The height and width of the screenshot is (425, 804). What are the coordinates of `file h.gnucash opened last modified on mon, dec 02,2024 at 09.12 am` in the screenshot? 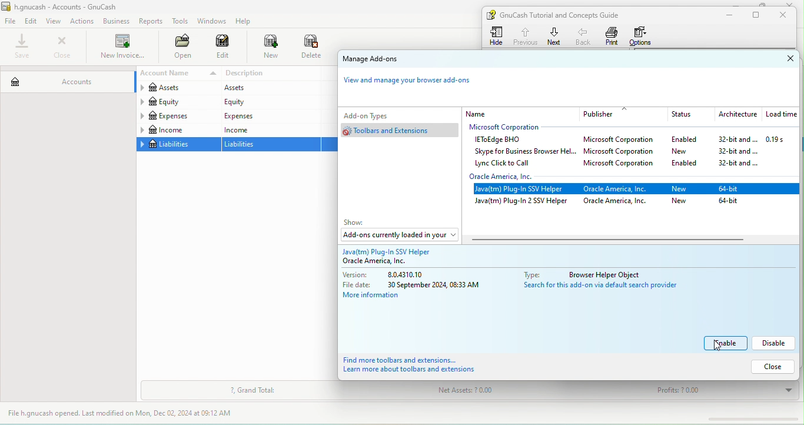 It's located at (129, 414).